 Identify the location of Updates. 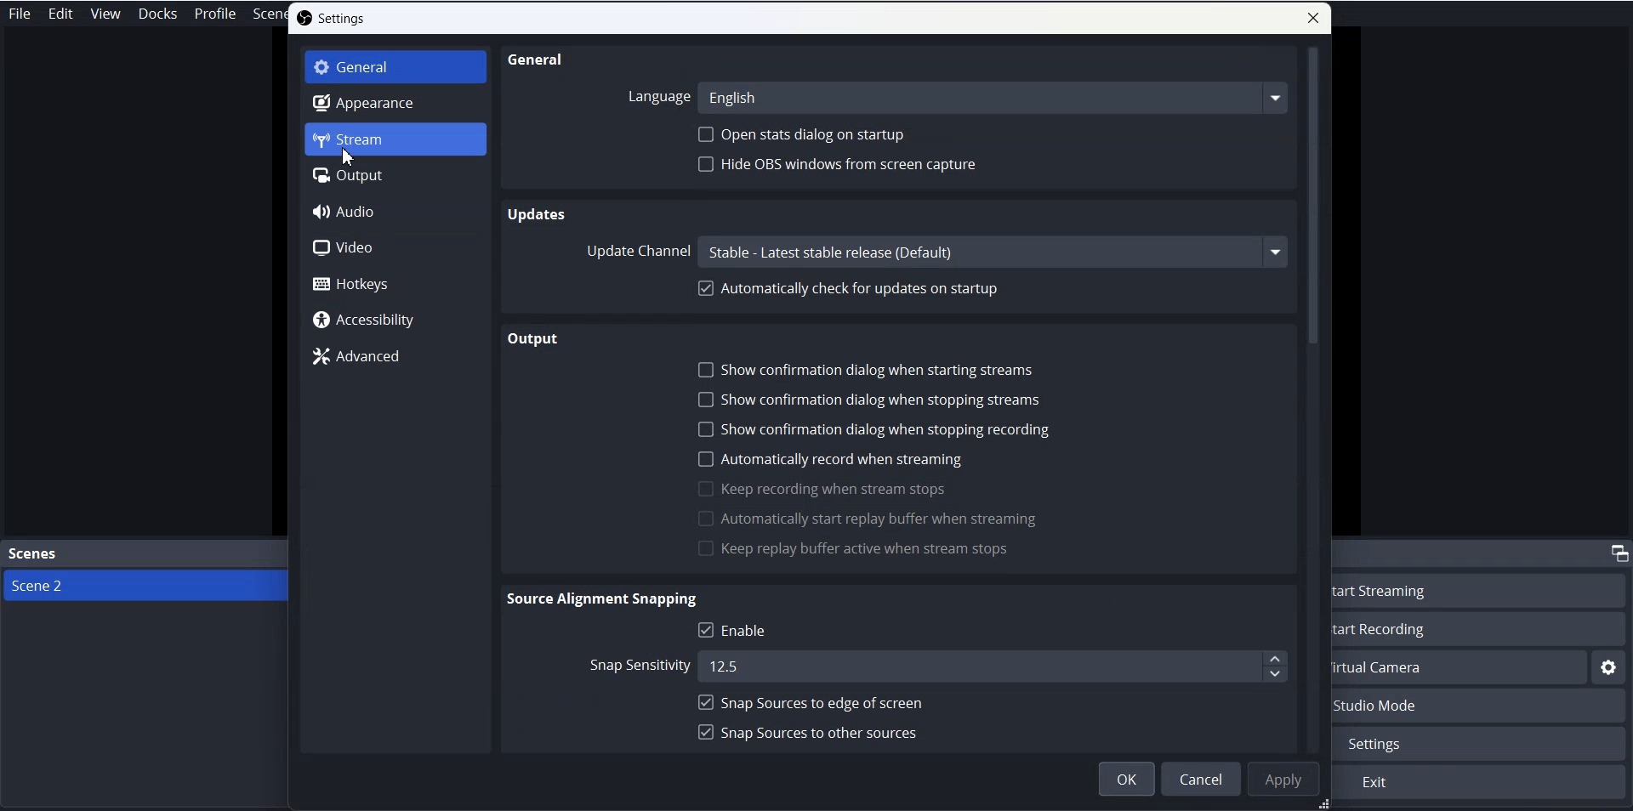
(538, 213).